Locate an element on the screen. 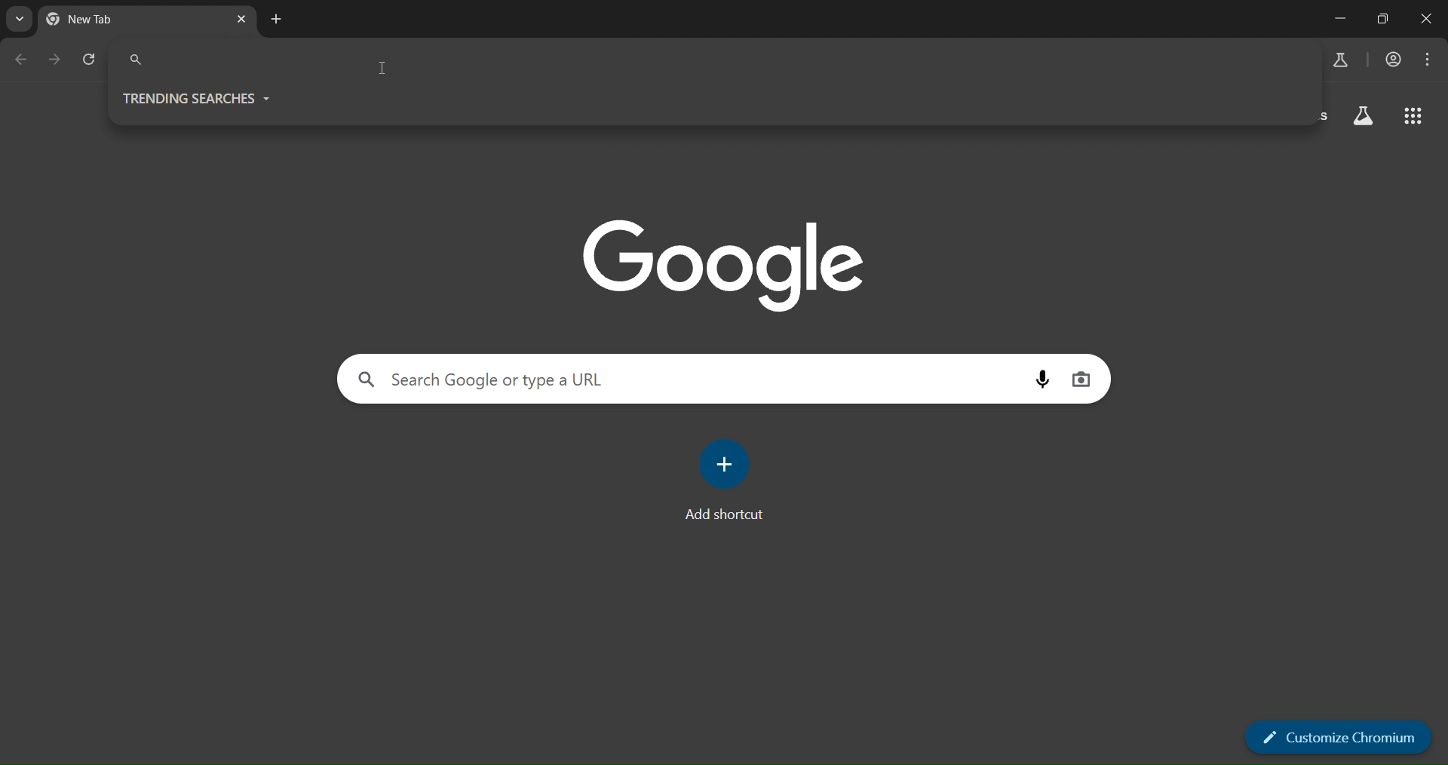 The height and width of the screenshot is (765, 1448). trending searches is located at coordinates (196, 99).